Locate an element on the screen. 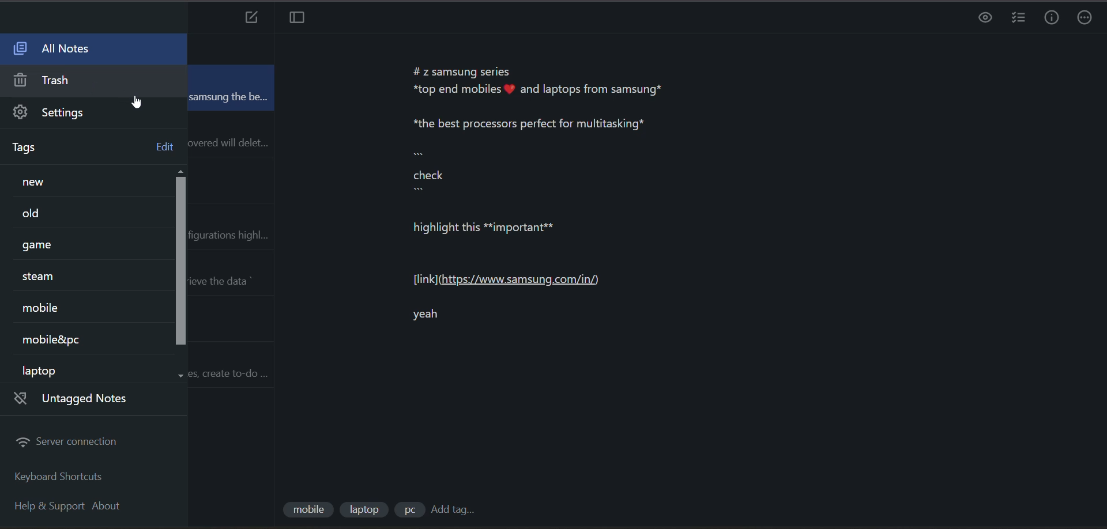 The height and width of the screenshot is (529, 1107). tag 7 is located at coordinates (51, 371).